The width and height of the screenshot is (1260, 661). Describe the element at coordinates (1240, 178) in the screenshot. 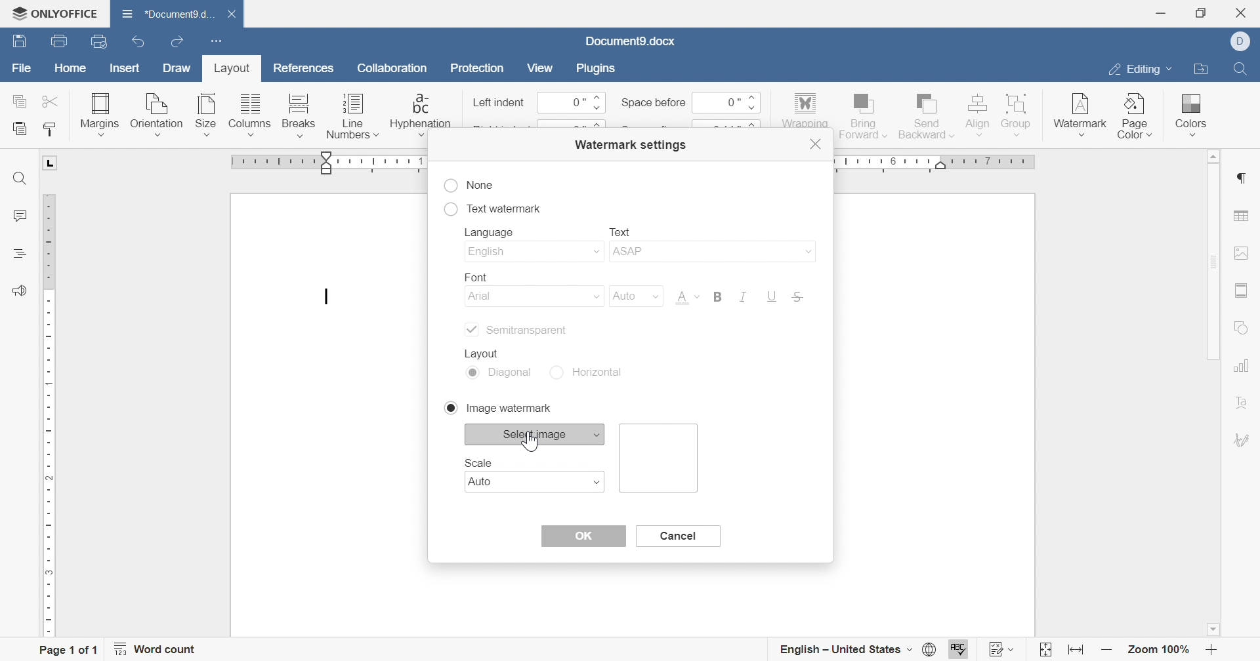

I see `paragraph settings` at that location.